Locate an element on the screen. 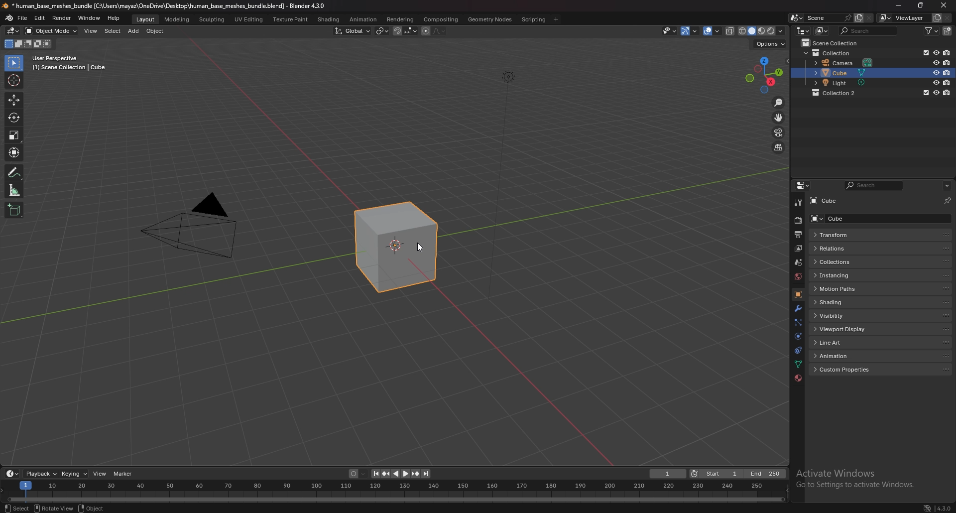 The width and height of the screenshot is (956, 513). selectibility and visibility is located at coordinates (670, 31).